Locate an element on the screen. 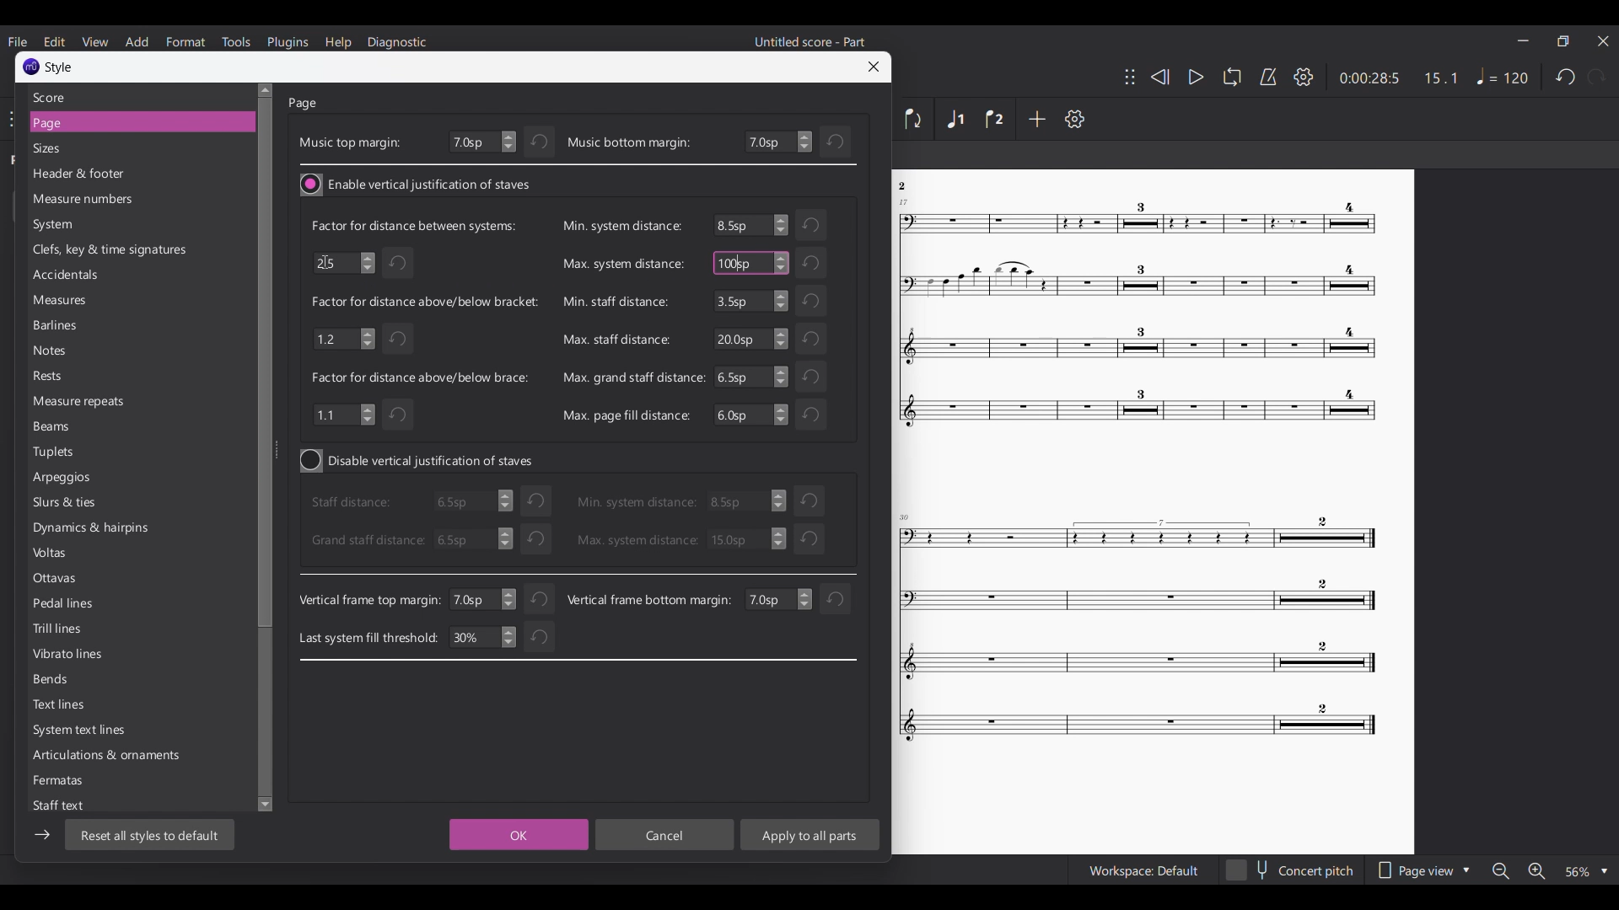  6.5sp is located at coordinates (468, 504).